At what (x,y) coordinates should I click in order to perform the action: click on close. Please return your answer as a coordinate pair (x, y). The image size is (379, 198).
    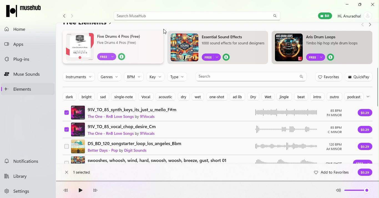
    Looking at the image, I should click on (372, 4).